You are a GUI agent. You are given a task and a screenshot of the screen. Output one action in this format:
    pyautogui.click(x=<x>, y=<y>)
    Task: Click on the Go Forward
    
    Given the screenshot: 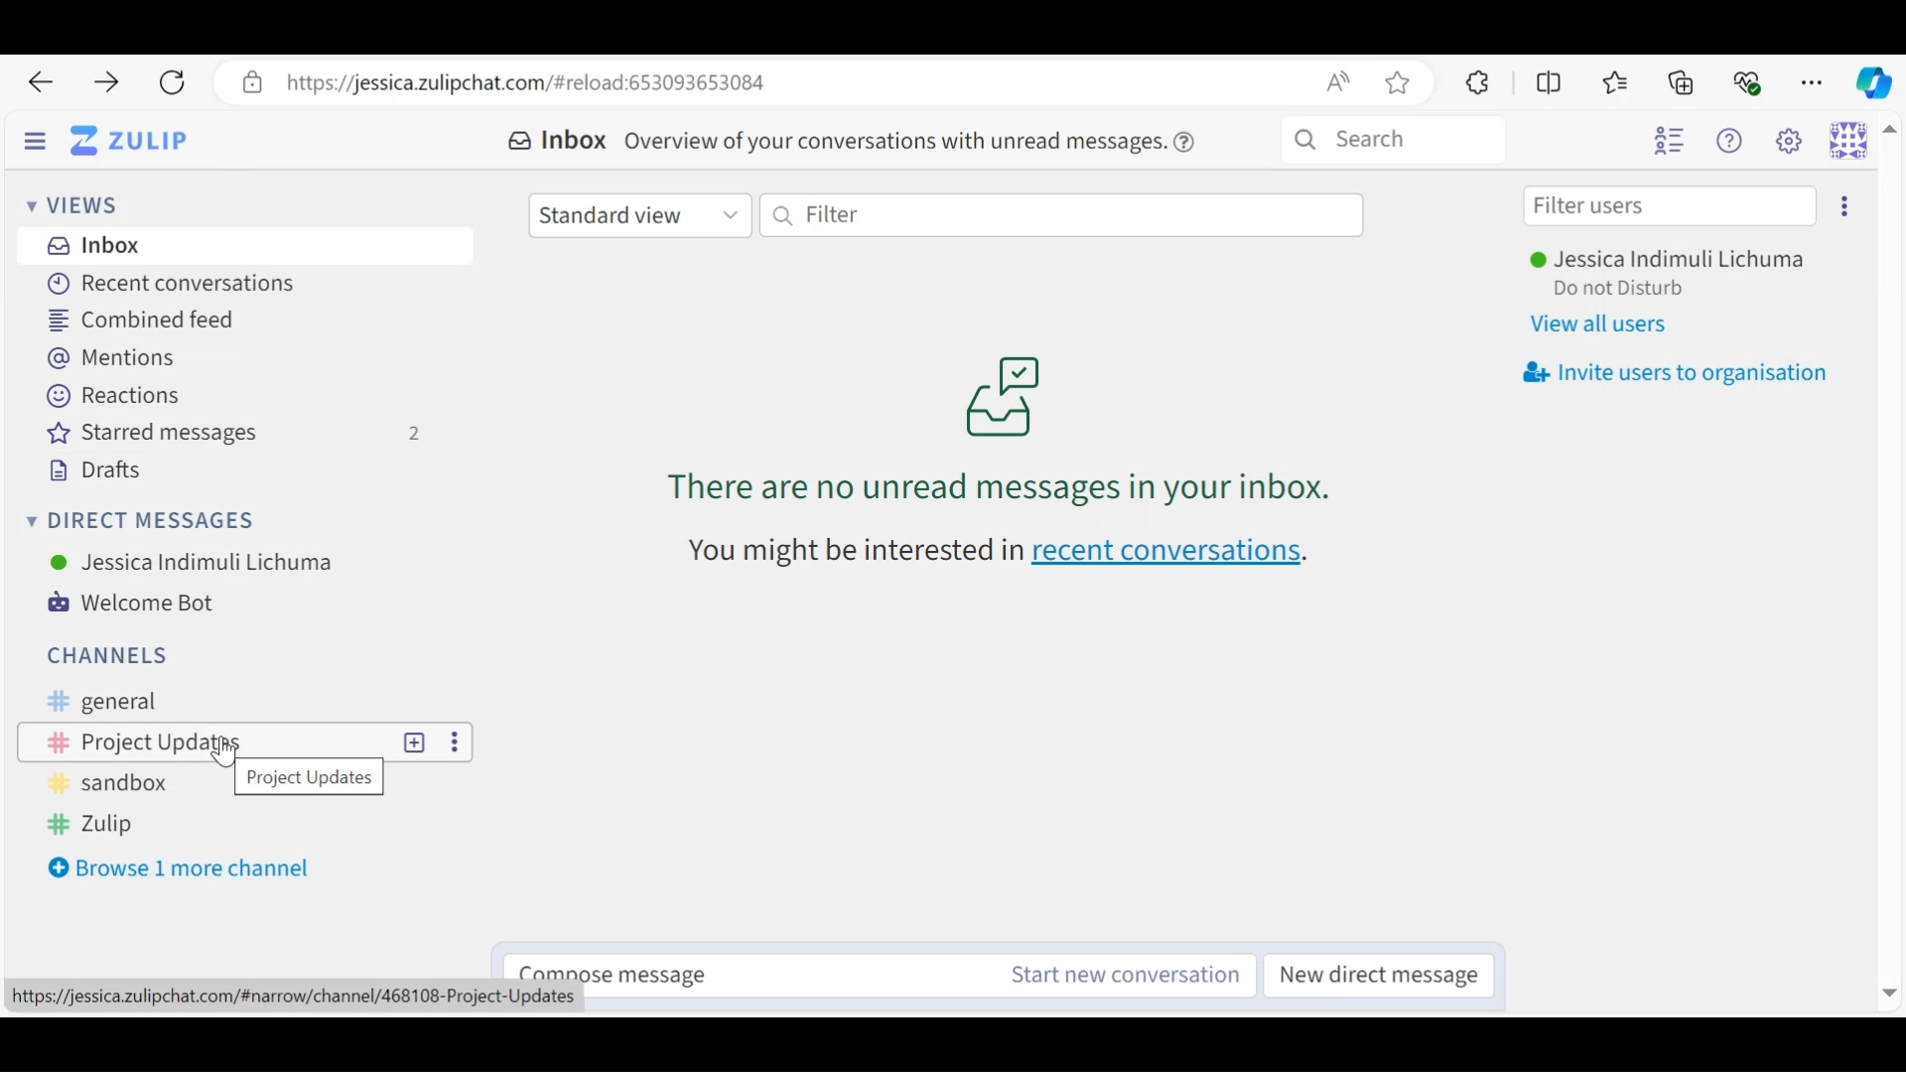 What is the action you would take?
    pyautogui.click(x=99, y=82)
    